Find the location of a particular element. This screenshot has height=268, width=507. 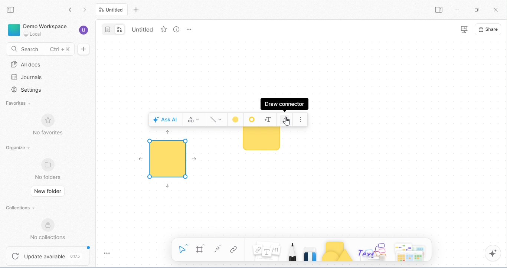

close is located at coordinates (497, 10).